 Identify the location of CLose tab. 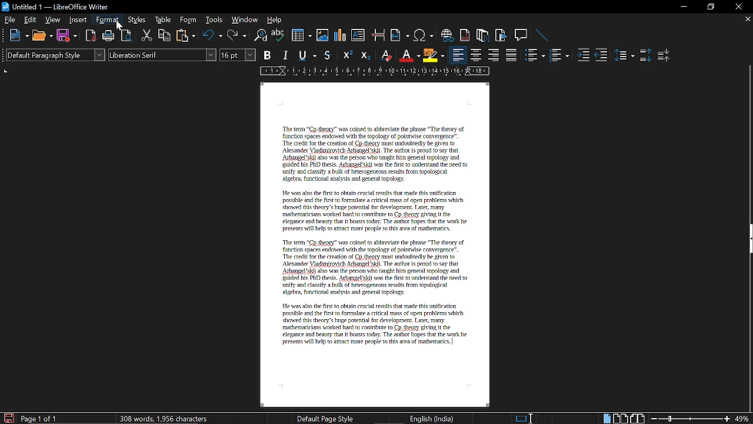
(747, 19).